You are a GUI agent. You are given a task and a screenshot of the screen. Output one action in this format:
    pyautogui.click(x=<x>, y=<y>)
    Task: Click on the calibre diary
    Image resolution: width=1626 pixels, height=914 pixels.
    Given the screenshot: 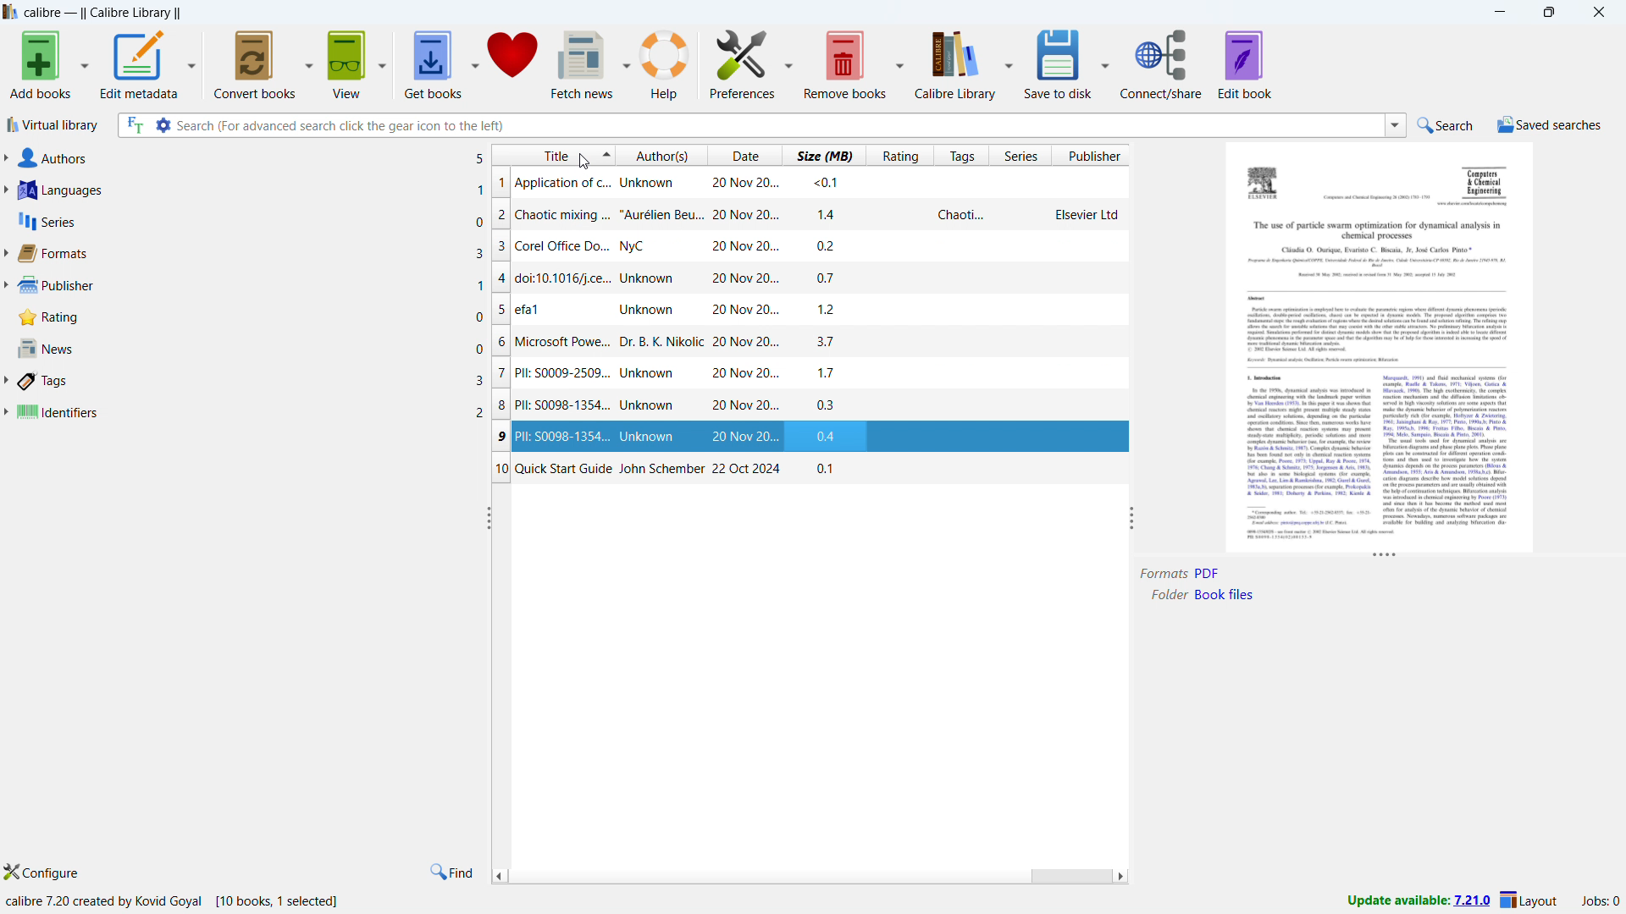 What is the action you would take?
    pyautogui.click(x=954, y=63)
    